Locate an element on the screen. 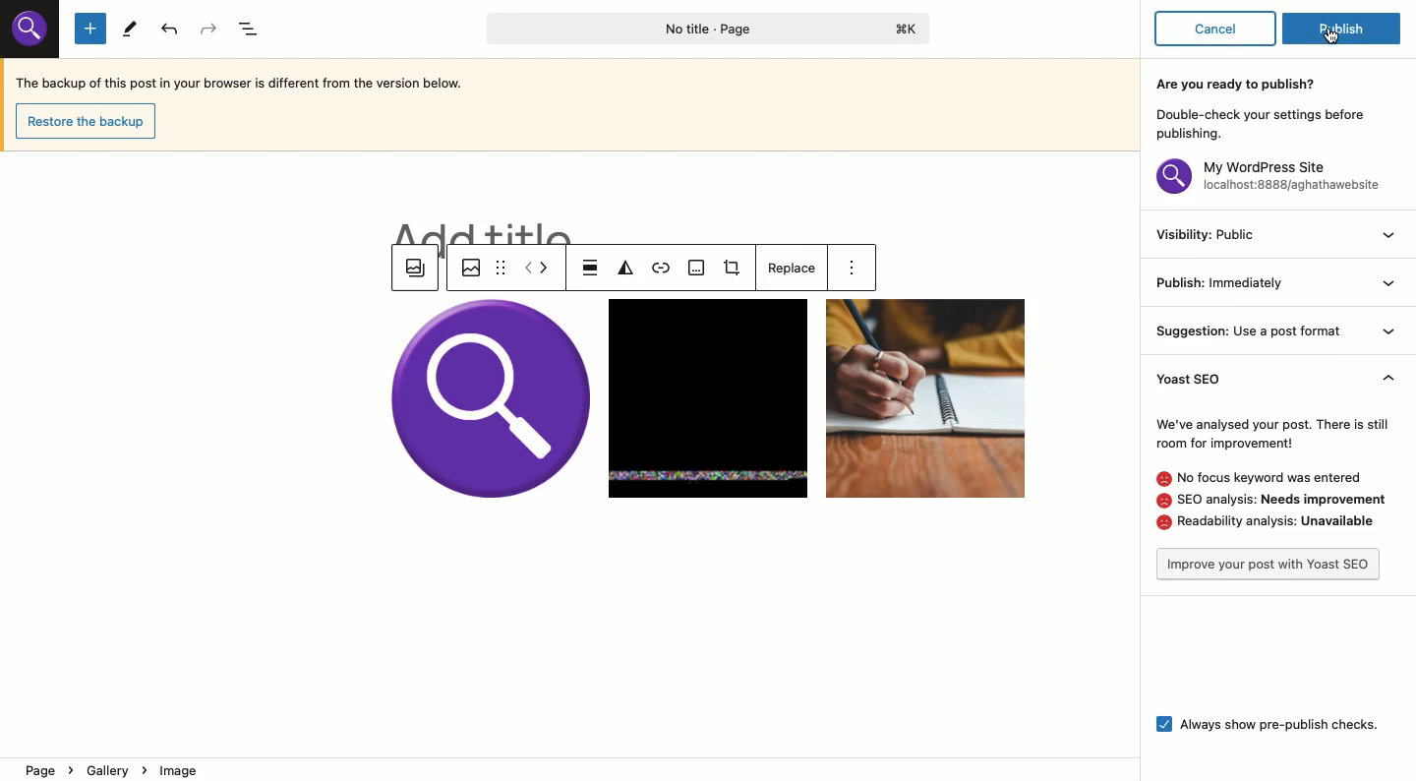 Image resolution: width=1416 pixels, height=781 pixels. Tools is located at coordinates (127, 28).